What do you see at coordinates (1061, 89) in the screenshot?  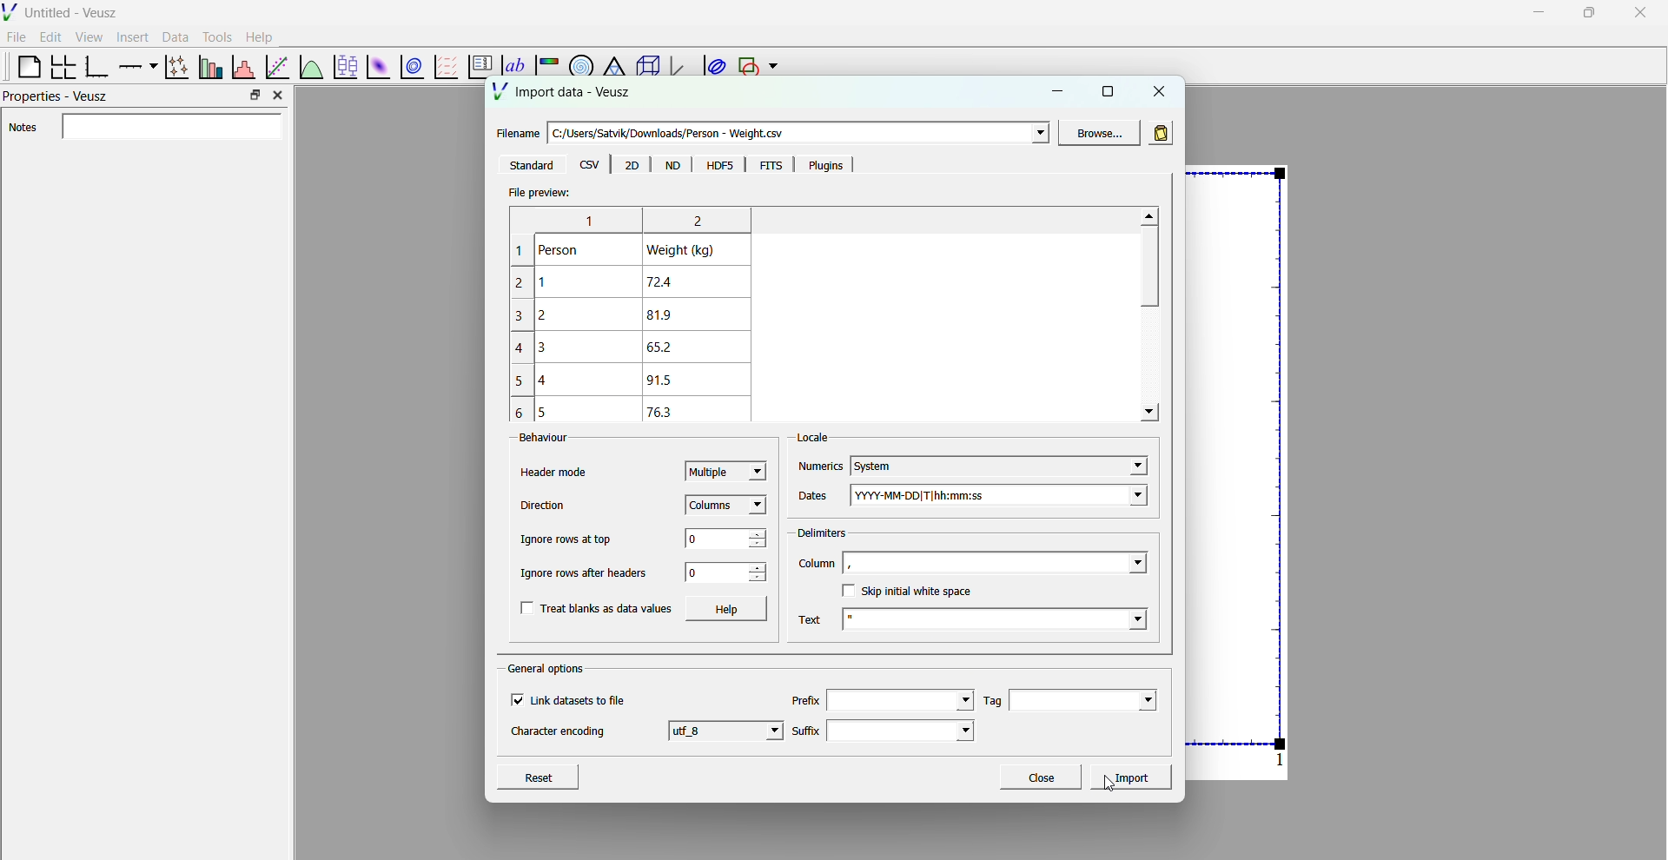 I see `minimize` at bounding box center [1061, 89].